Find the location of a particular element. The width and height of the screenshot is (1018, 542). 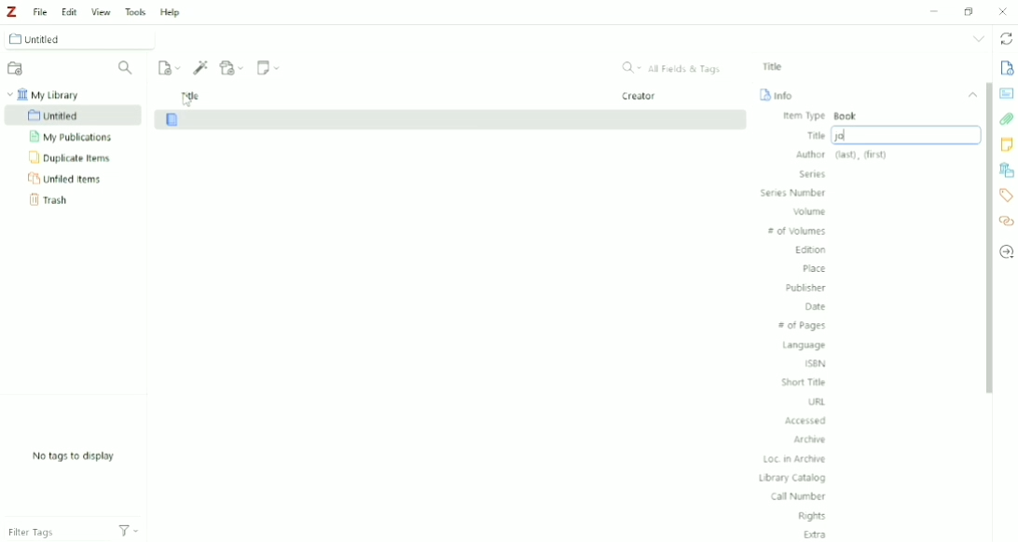

No tags to display is located at coordinates (74, 456).